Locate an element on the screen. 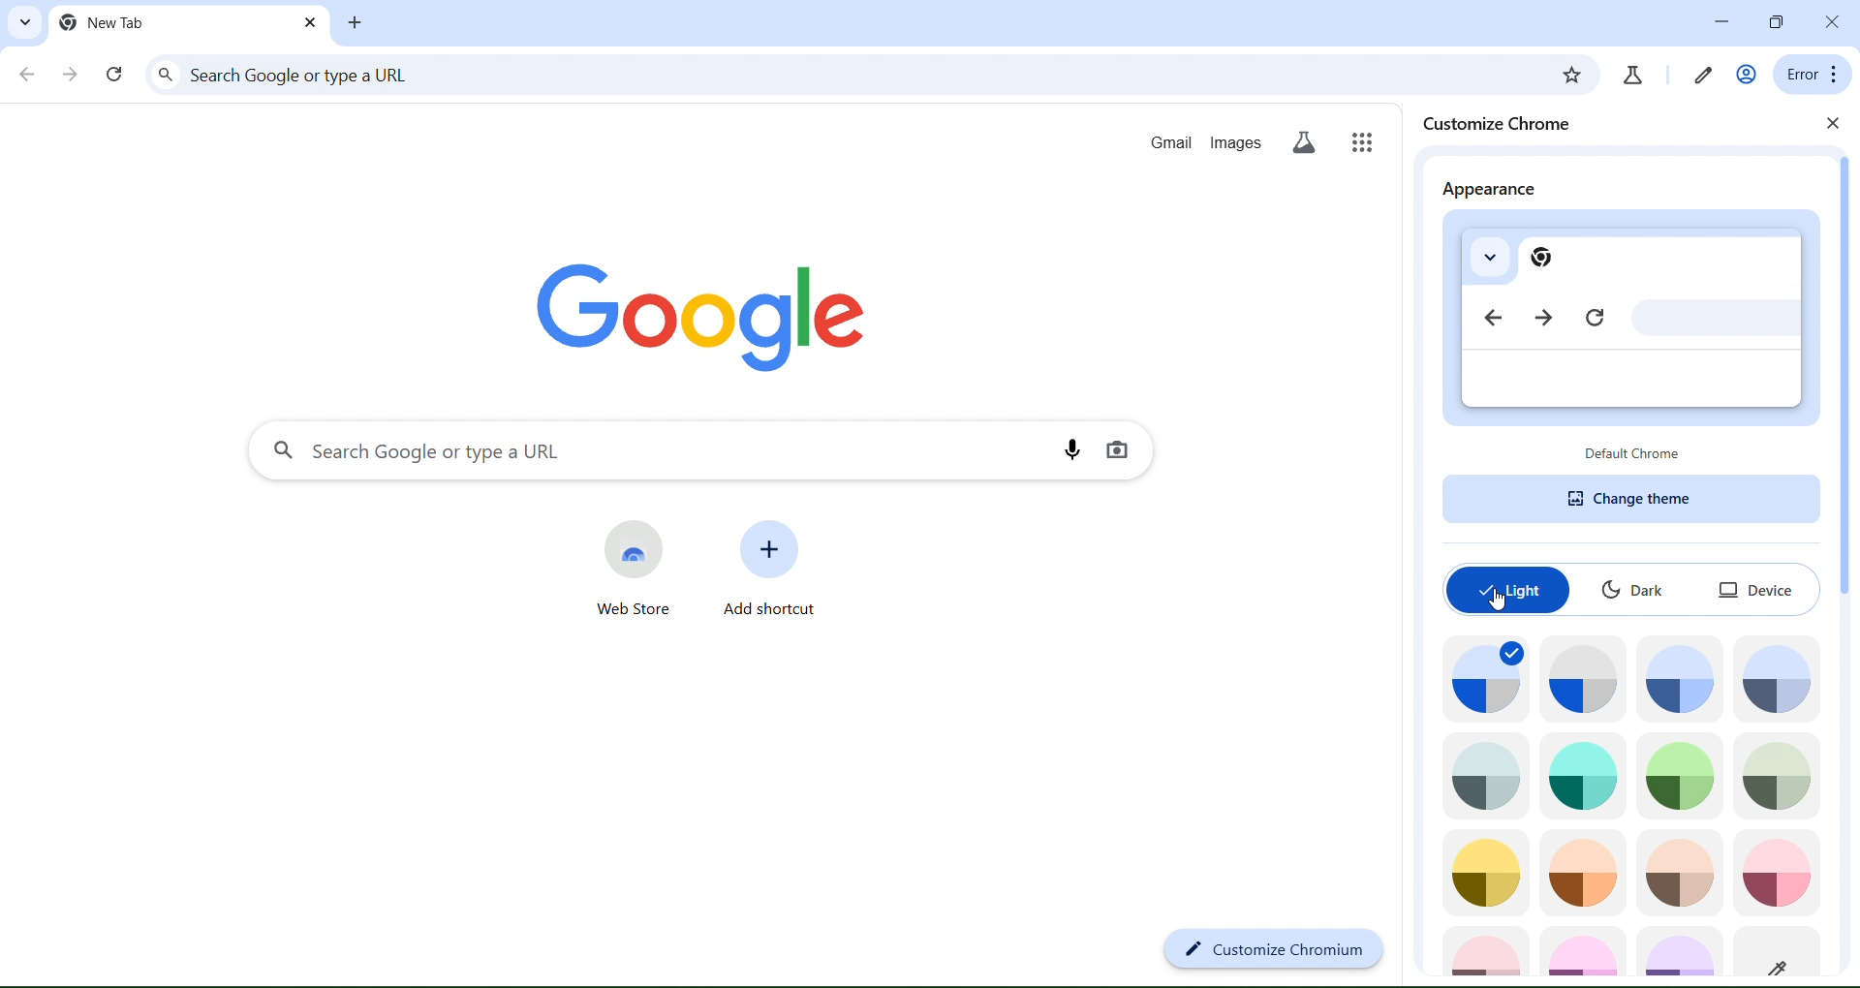 Image resolution: width=1860 pixels, height=988 pixels. gmail is located at coordinates (1173, 139).